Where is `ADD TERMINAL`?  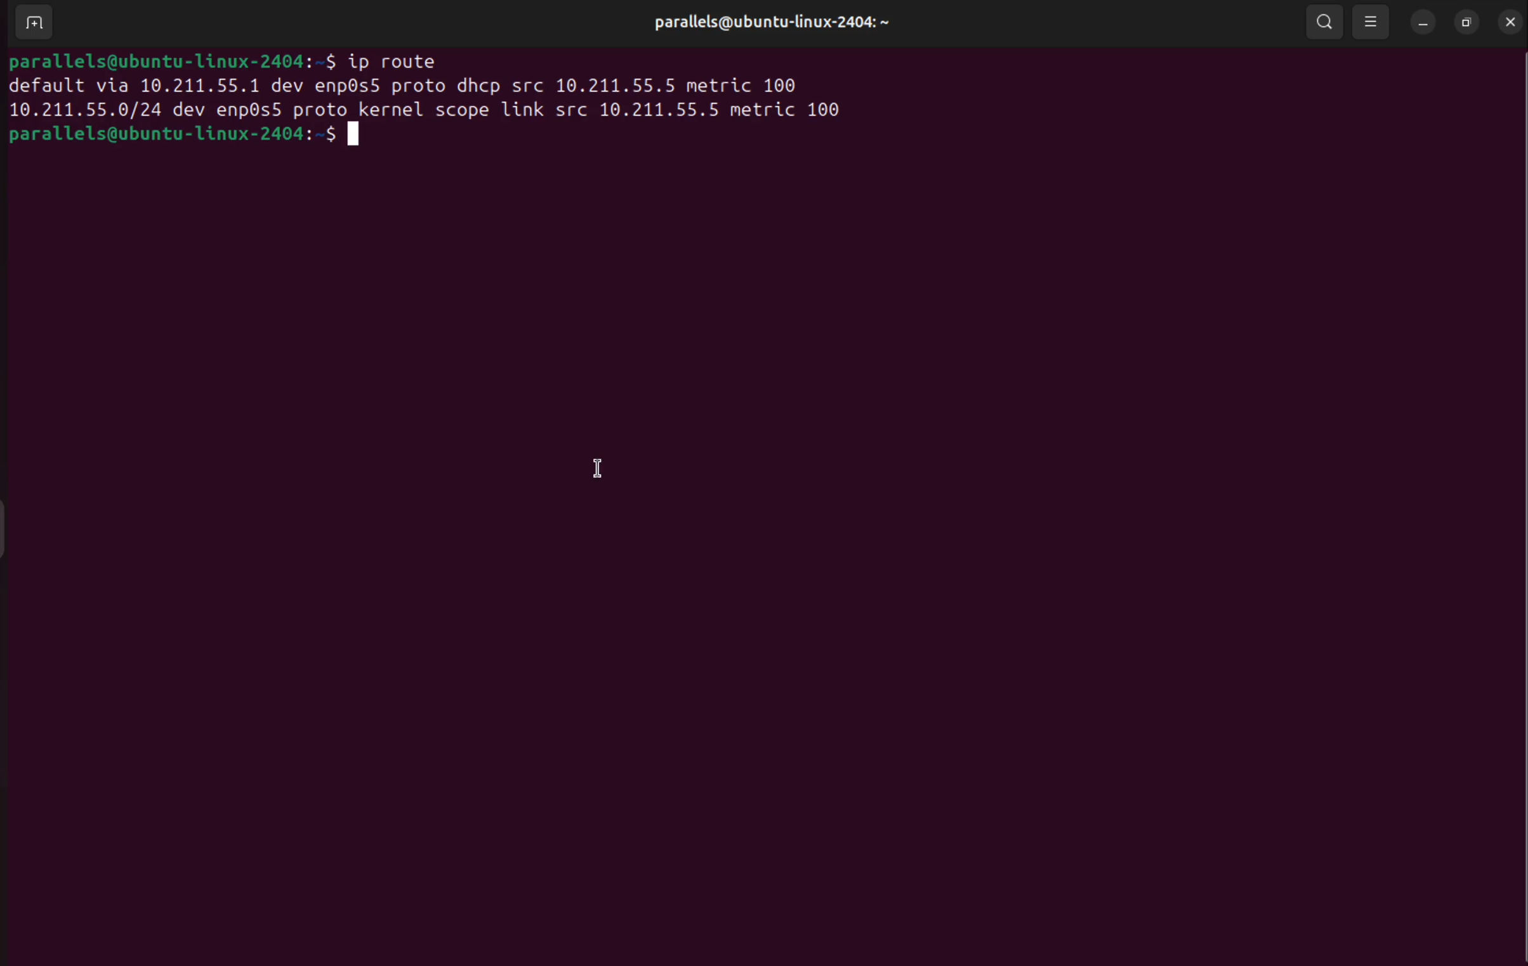 ADD TERMINAL is located at coordinates (28, 24).